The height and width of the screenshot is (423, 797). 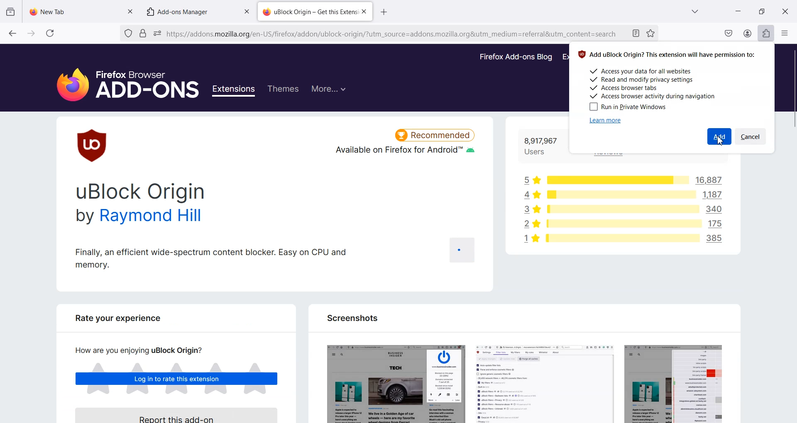 What do you see at coordinates (529, 209) in the screenshot?
I see `3 star rating` at bounding box center [529, 209].